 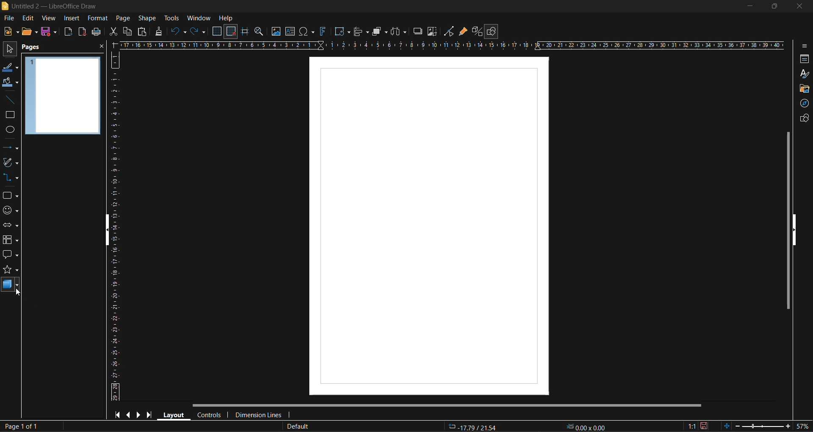 I want to click on cut, so click(x=114, y=32).